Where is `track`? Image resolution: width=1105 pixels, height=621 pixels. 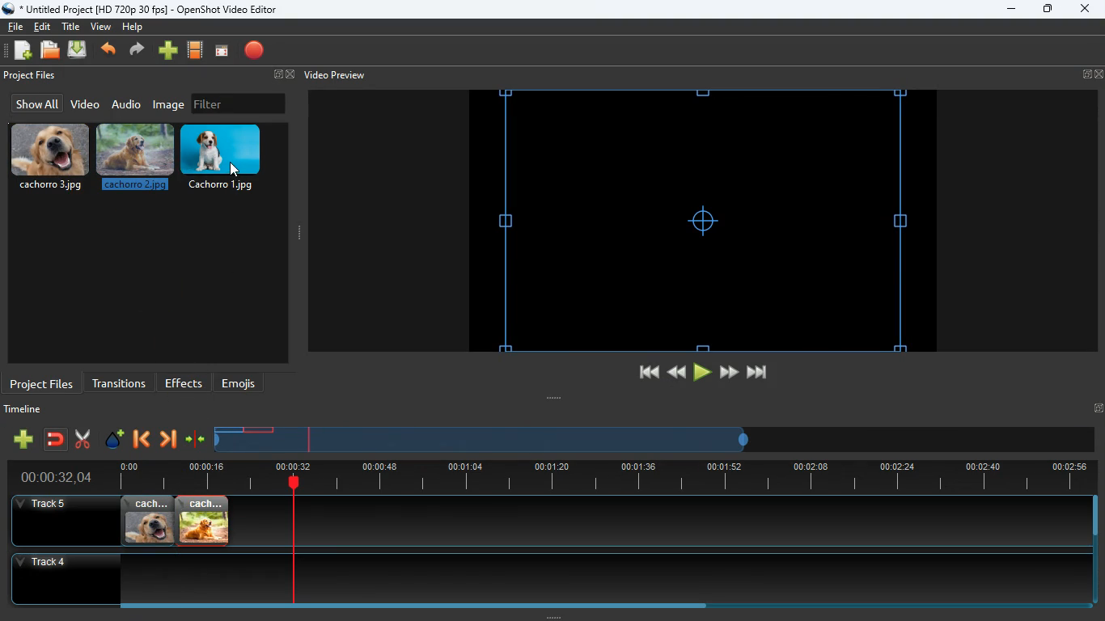
track is located at coordinates (640, 521).